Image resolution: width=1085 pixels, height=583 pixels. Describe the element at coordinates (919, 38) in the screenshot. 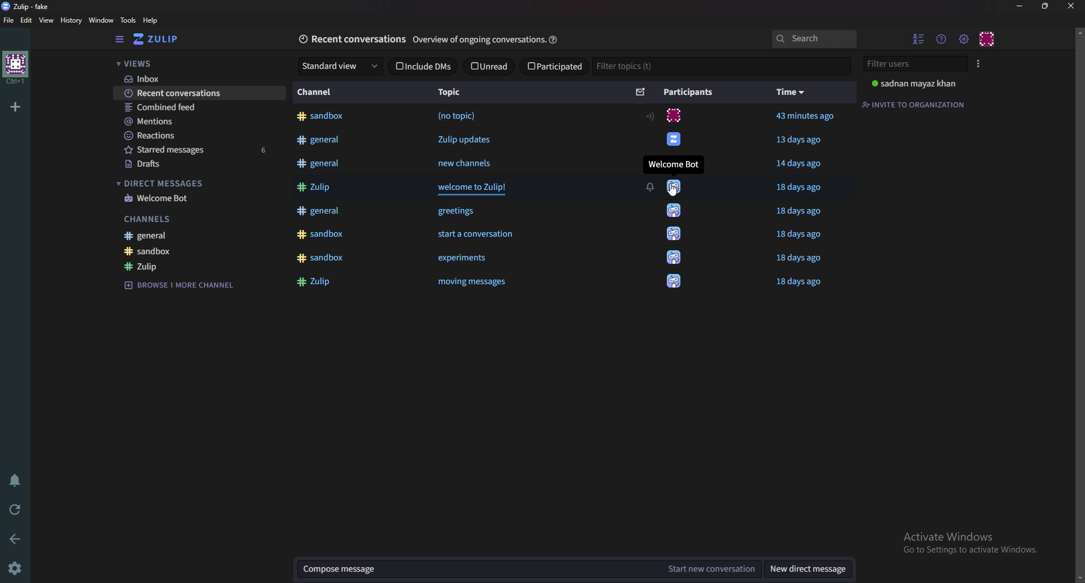

I see `Hide user list` at that location.